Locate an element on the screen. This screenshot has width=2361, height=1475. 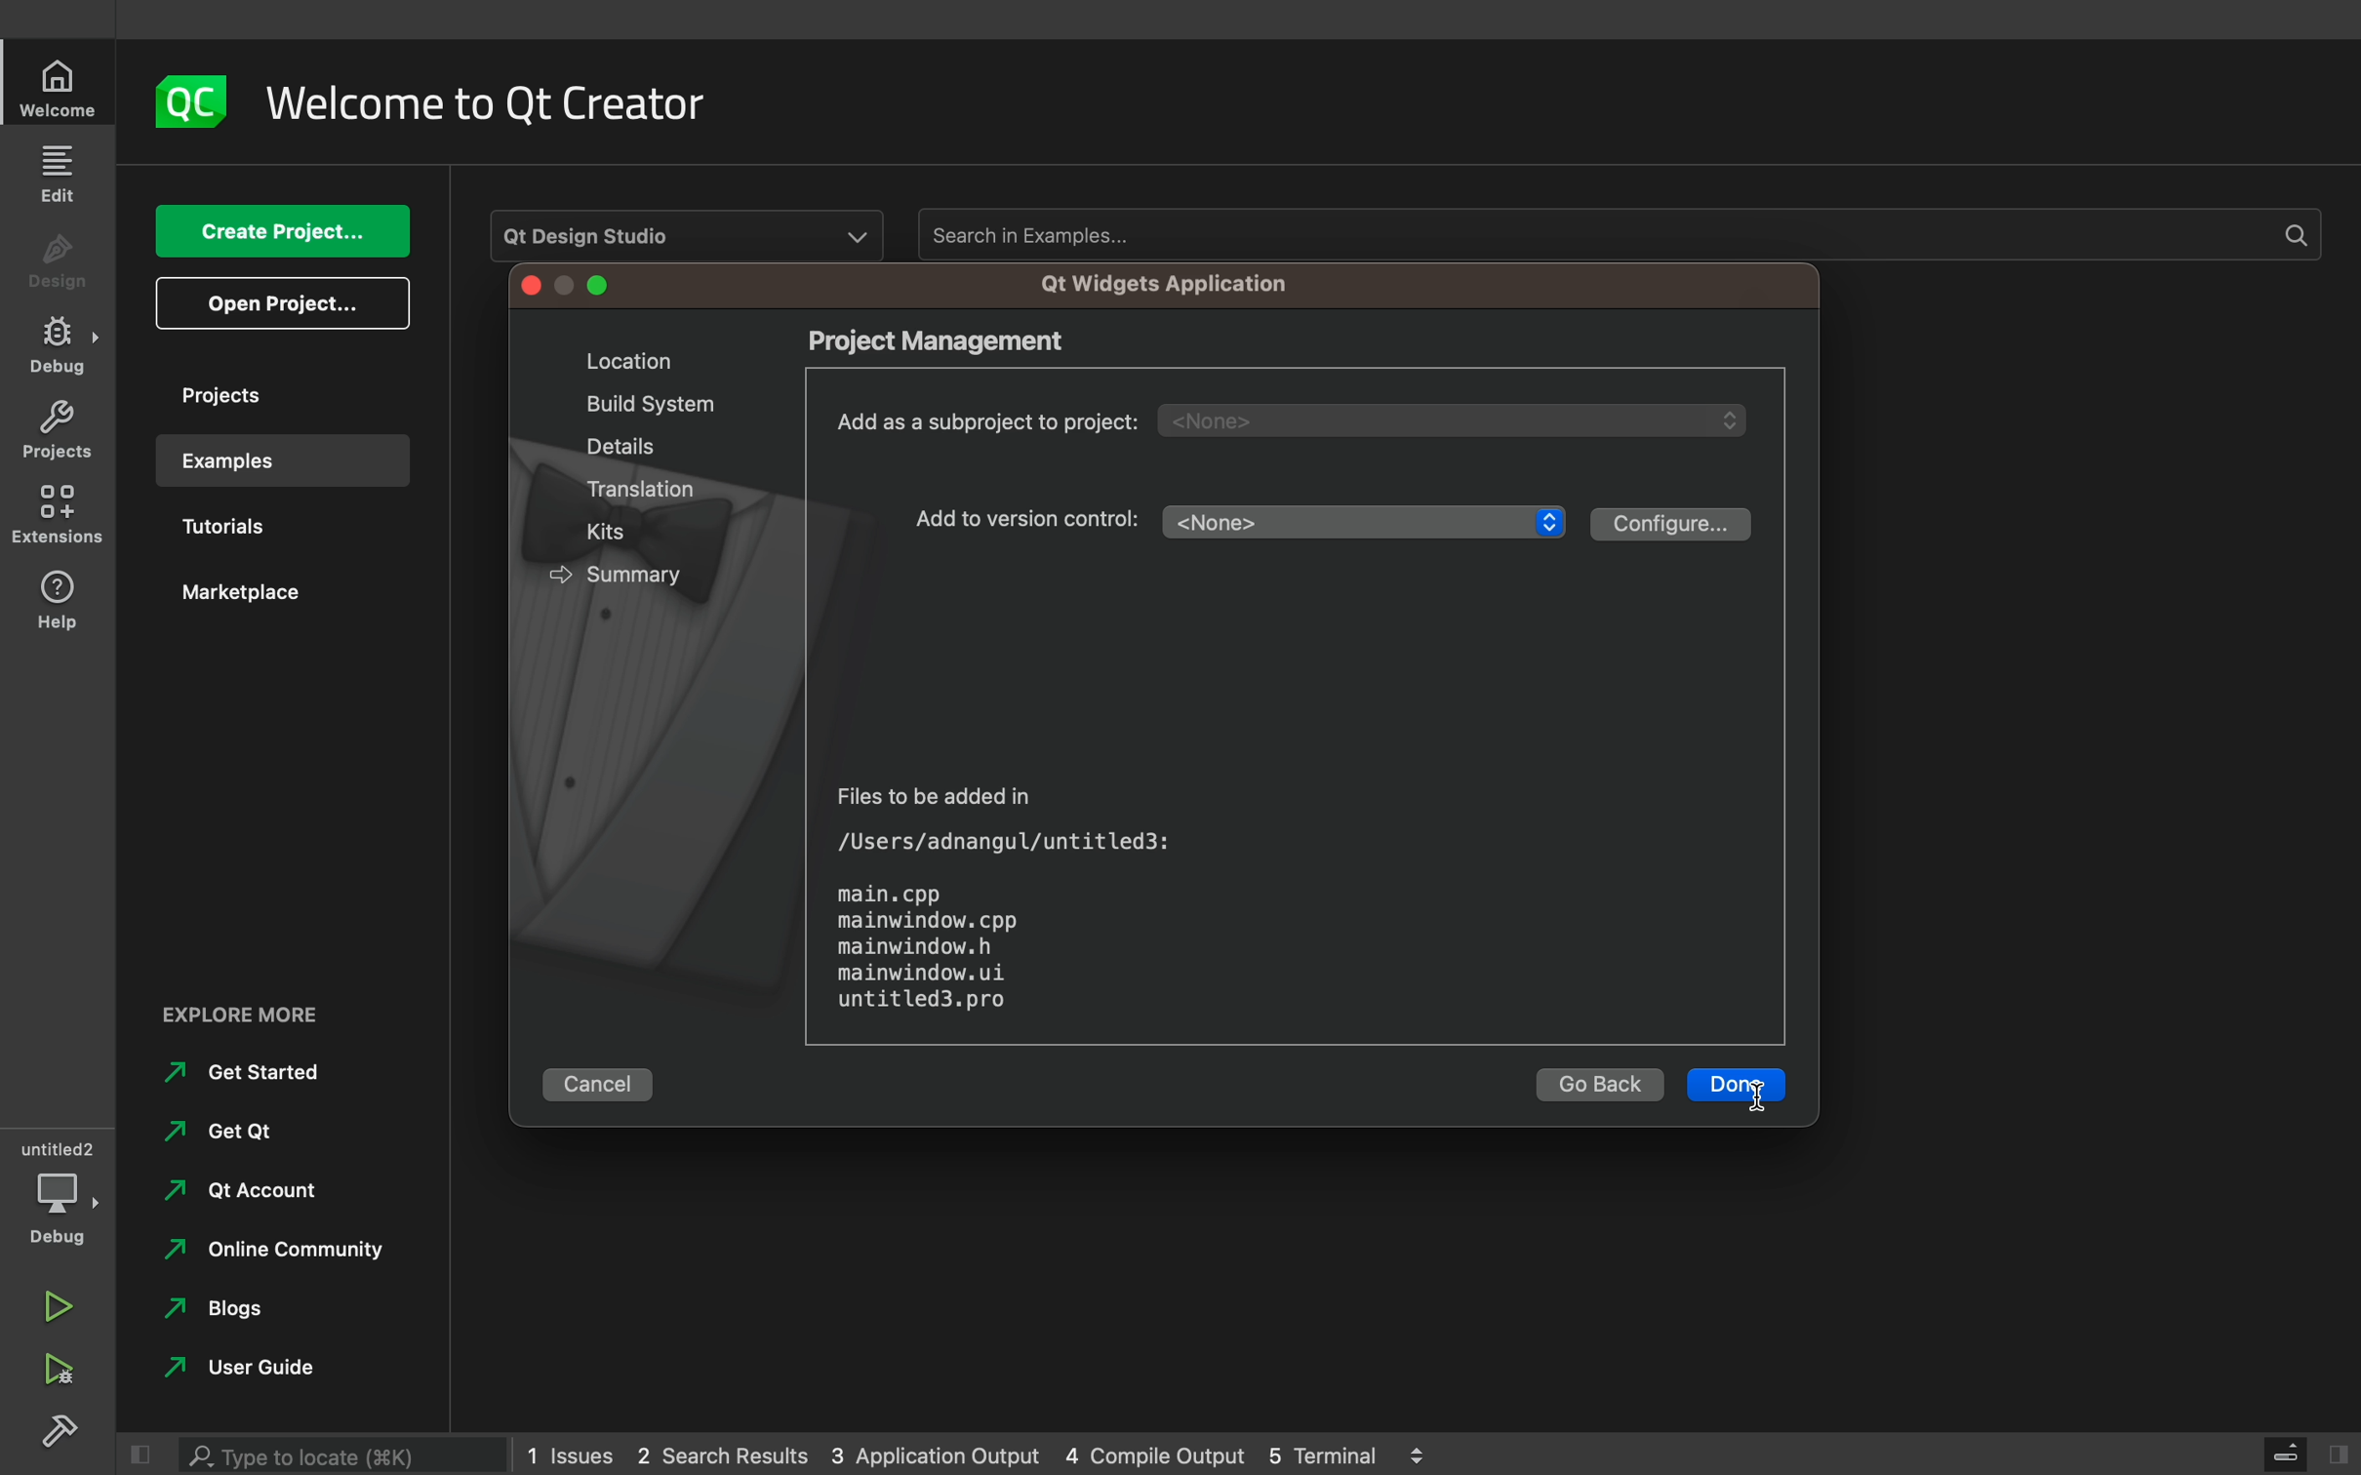
cancel is located at coordinates (607, 1080).